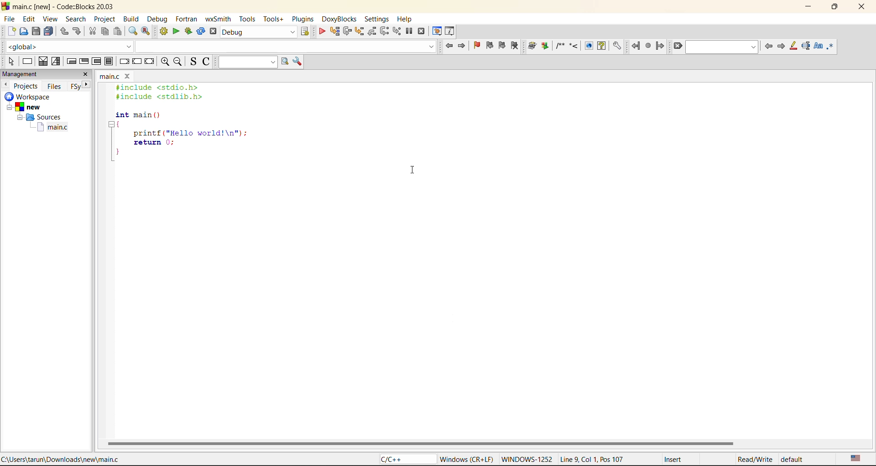 This screenshot has height=466, width=876. Describe the element at coordinates (5, 84) in the screenshot. I see `previous` at that location.